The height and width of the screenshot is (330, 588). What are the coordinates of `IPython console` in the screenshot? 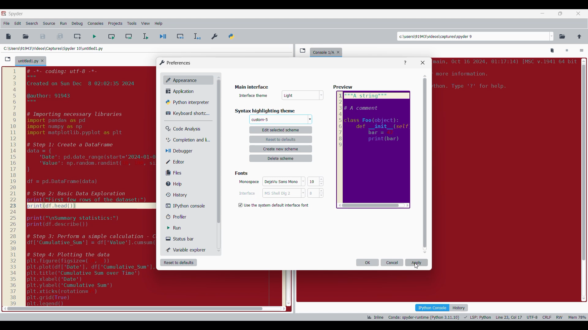 It's located at (432, 307).